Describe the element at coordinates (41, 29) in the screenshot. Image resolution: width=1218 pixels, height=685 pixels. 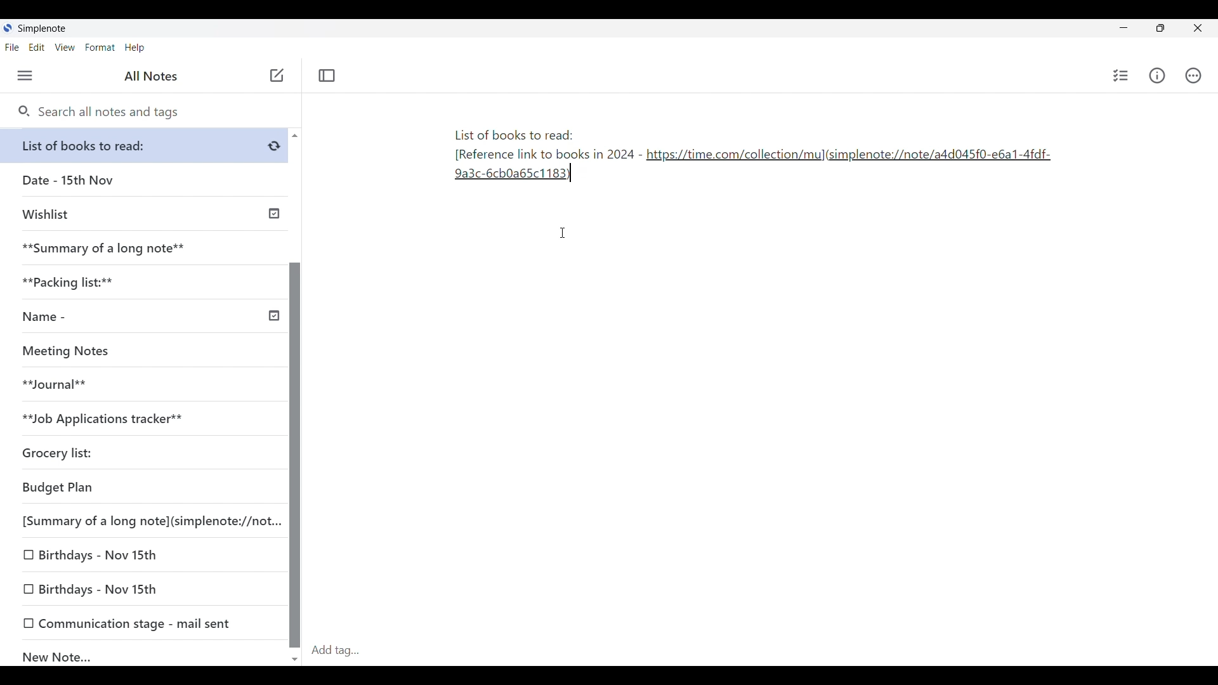
I see `Simplenote` at that location.